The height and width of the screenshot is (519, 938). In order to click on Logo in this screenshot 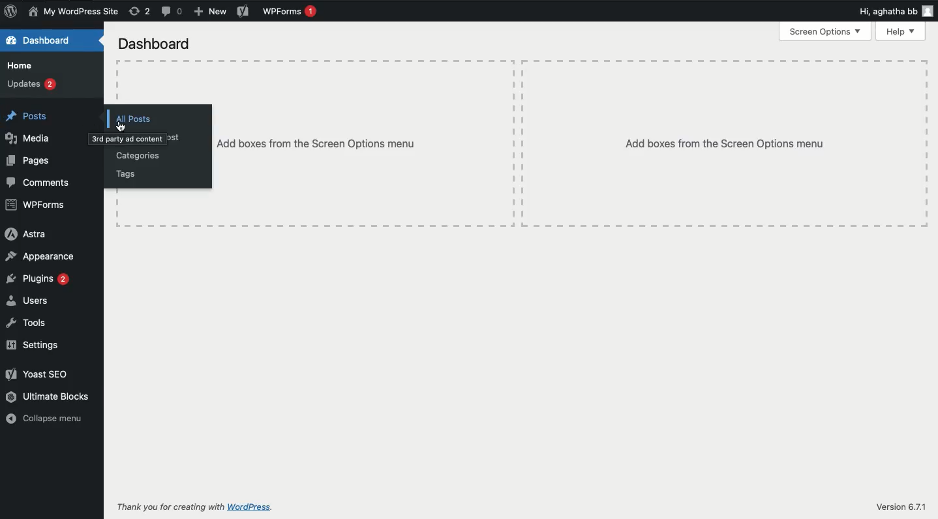, I will do `click(9, 12)`.